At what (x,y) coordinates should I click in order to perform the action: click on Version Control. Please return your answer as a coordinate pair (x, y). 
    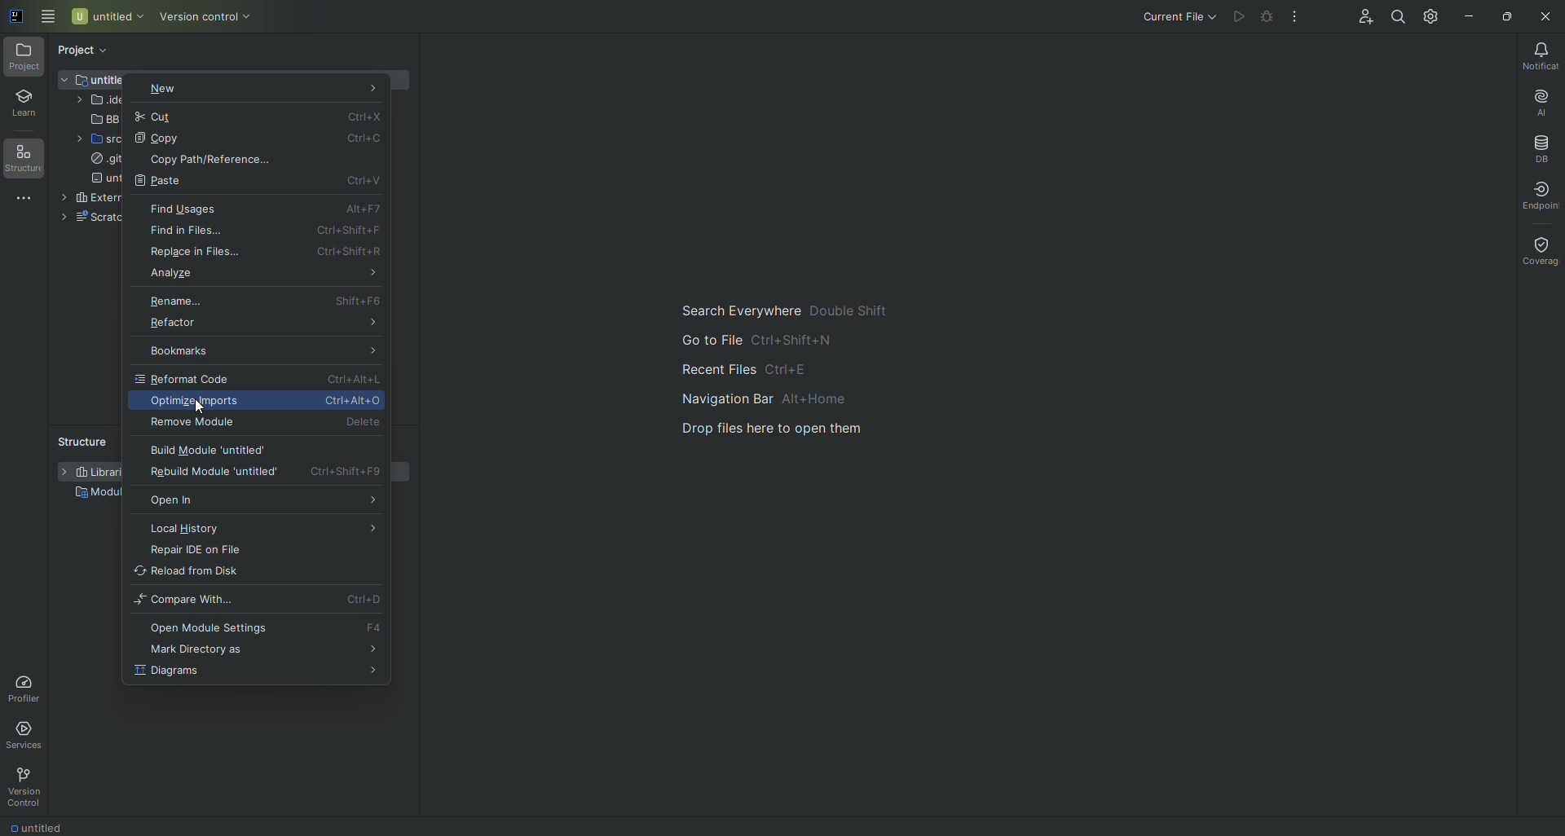
    Looking at the image, I should click on (211, 18).